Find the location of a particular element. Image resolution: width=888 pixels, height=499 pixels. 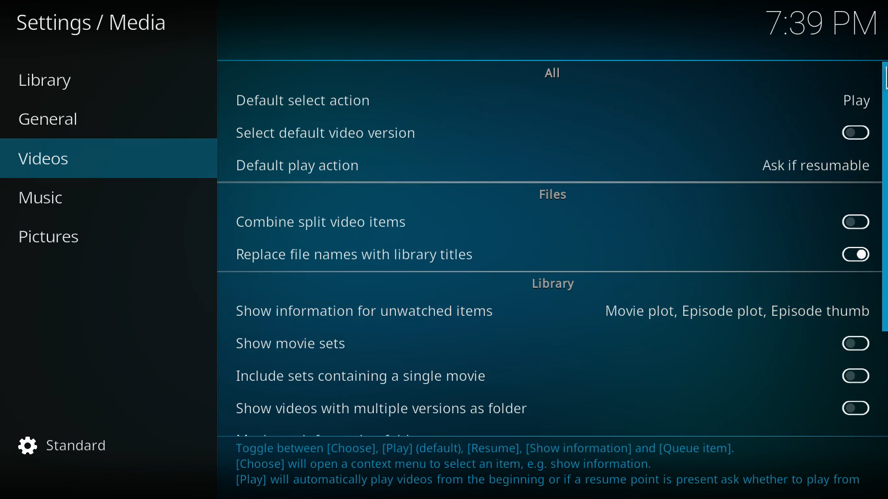

Library is located at coordinates (58, 81).